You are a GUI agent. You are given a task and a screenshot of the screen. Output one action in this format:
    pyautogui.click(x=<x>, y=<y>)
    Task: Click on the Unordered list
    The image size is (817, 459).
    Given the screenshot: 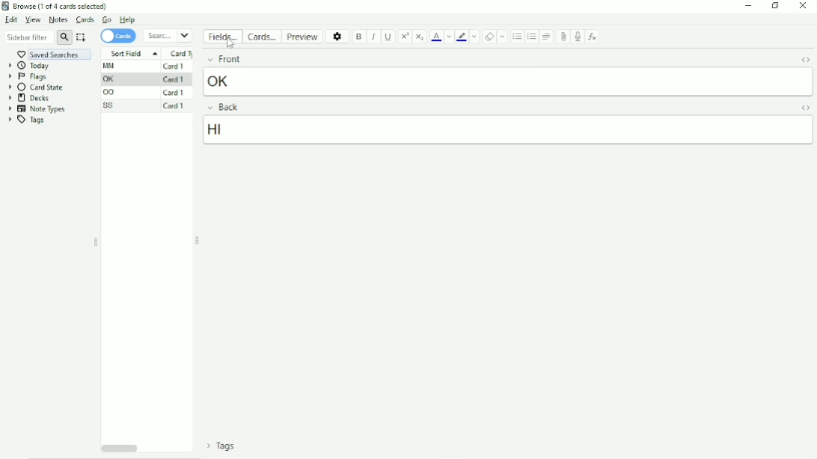 What is the action you would take?
    pyautogui.click(x=517, y=37)
    